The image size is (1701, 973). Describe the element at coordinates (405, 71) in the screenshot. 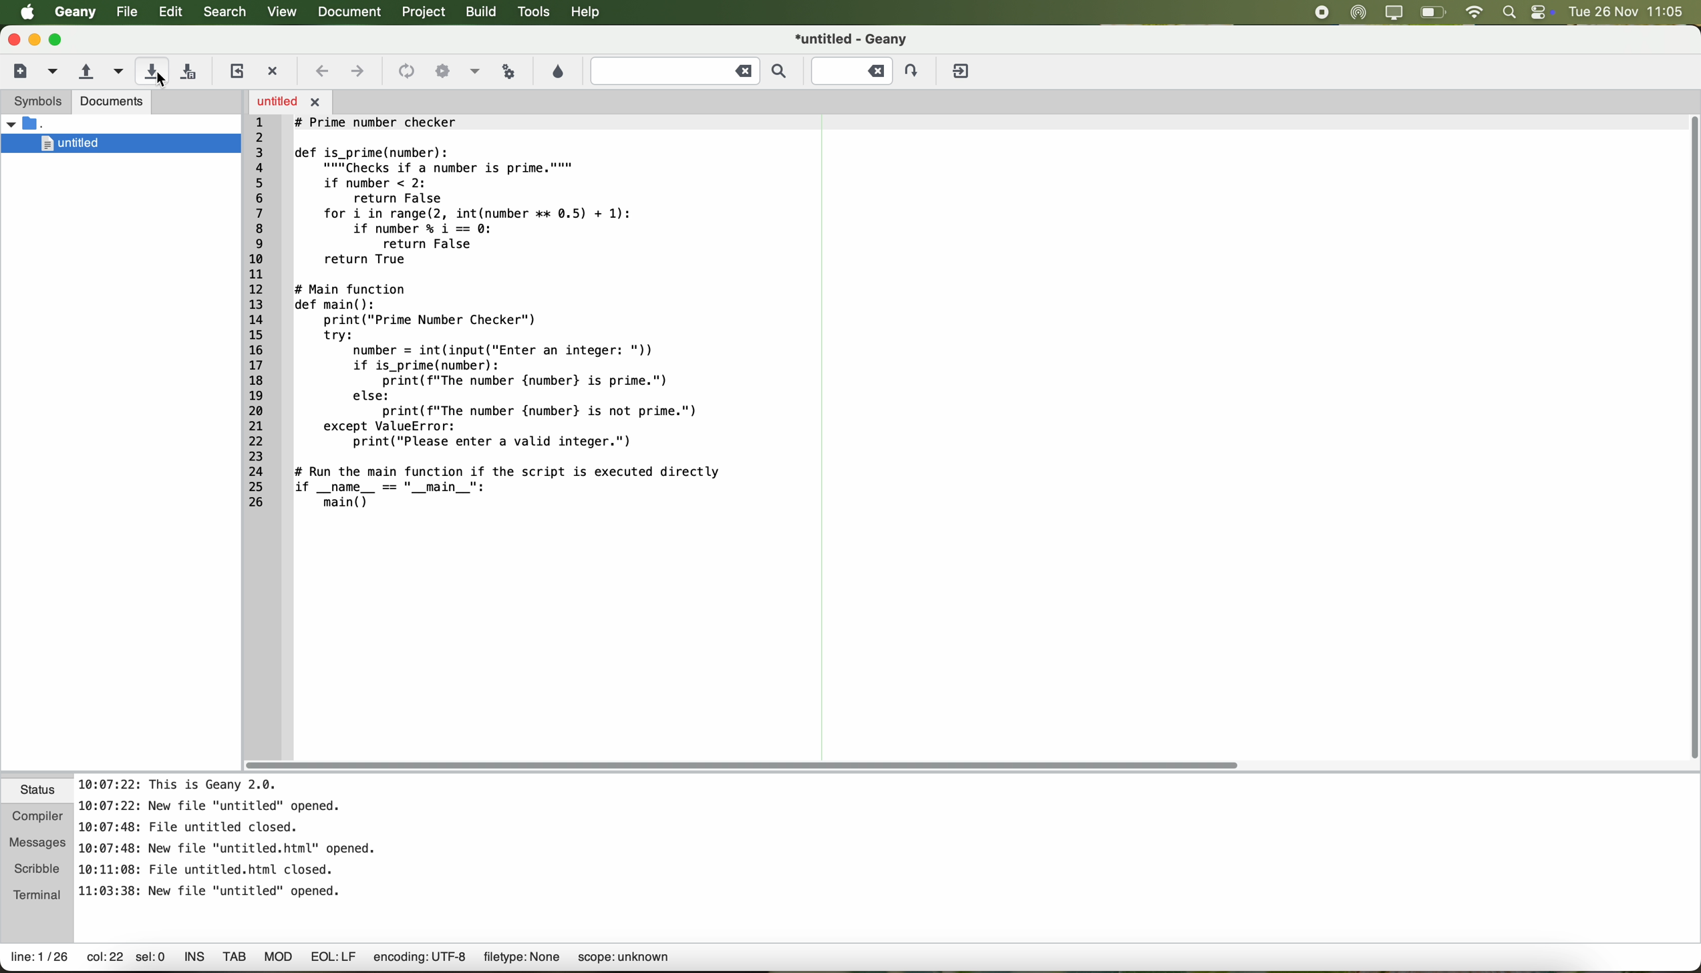

I see `icon` at that location.